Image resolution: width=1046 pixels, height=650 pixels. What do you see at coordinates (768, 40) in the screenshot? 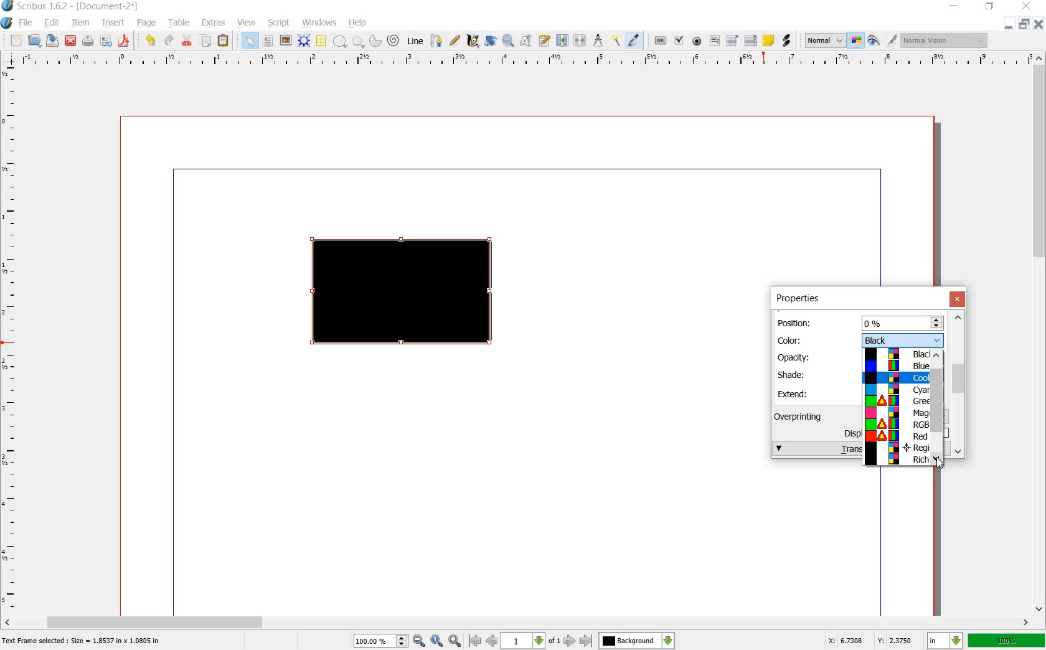
I see `text annotation` at bounding box center [768, 40].